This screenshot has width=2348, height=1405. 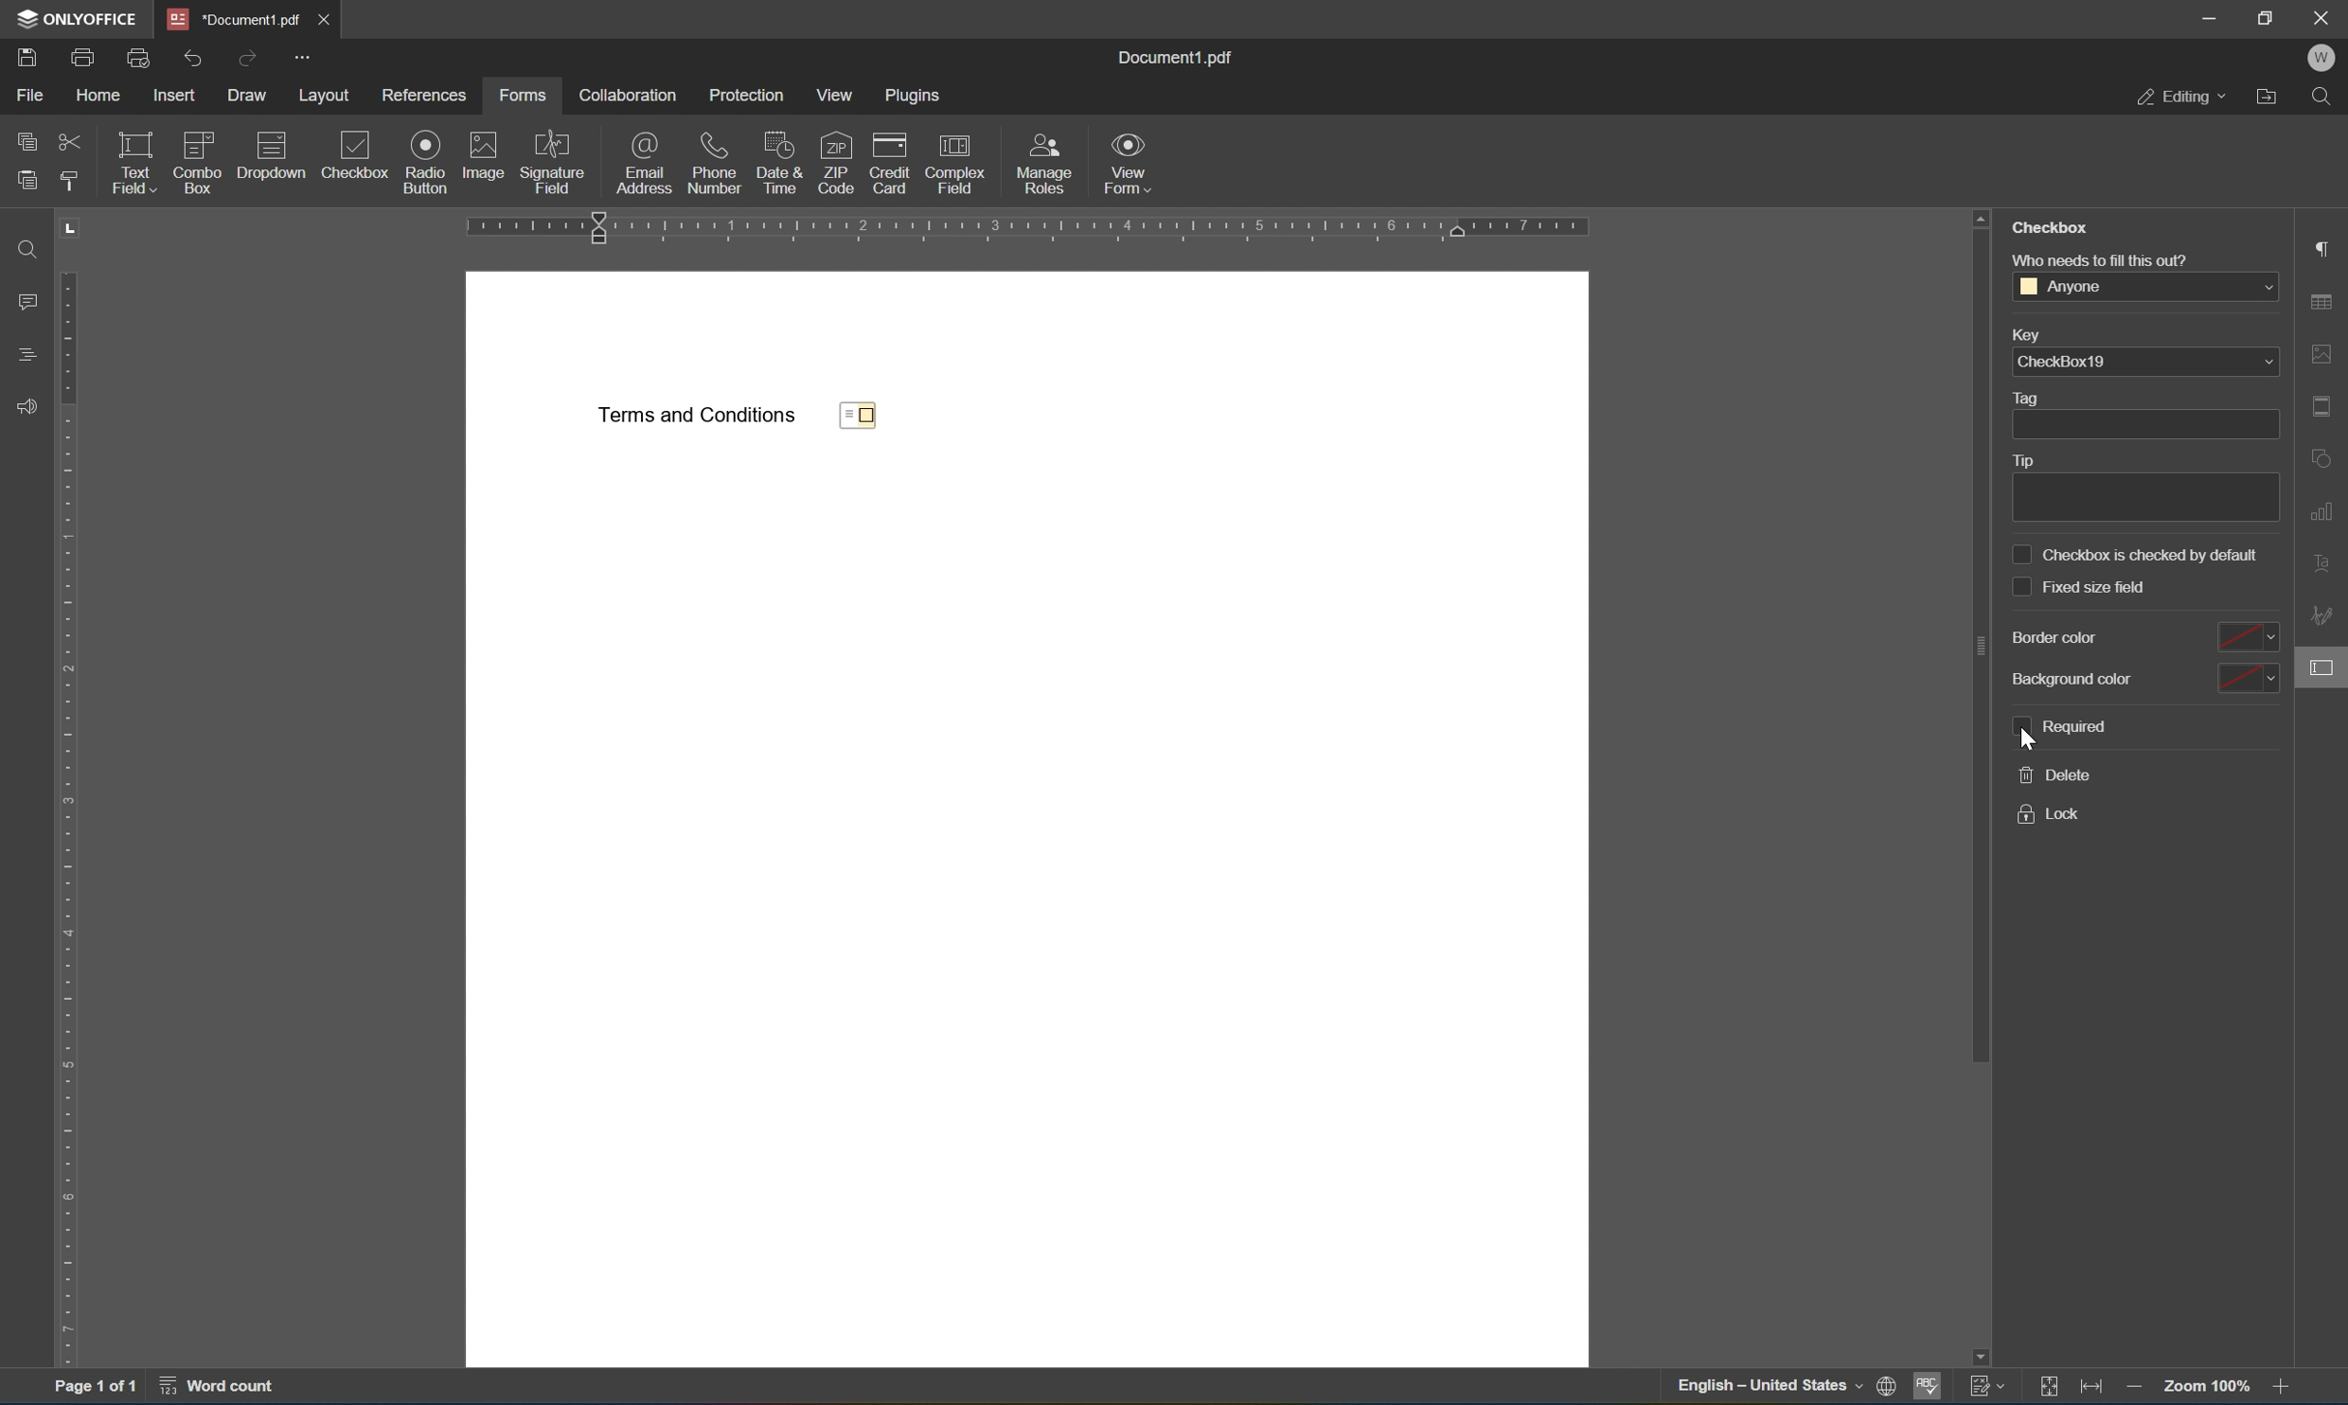 I want to click on drop down, so click(x=2262, y=288).